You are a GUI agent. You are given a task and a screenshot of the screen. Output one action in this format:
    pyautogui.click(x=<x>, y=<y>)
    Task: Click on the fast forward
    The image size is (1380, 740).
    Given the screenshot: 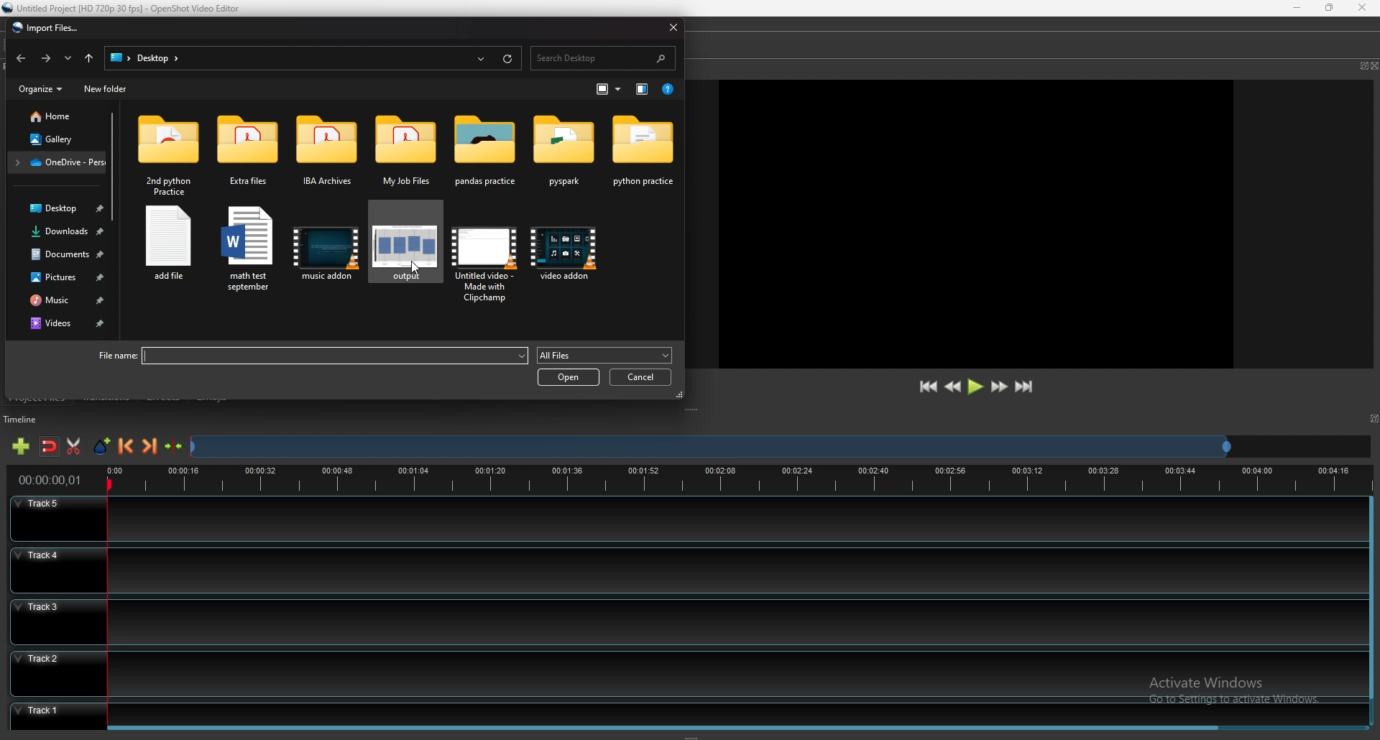 What is the action you would take?
    pyautogui.click(x=999, y=387)
    